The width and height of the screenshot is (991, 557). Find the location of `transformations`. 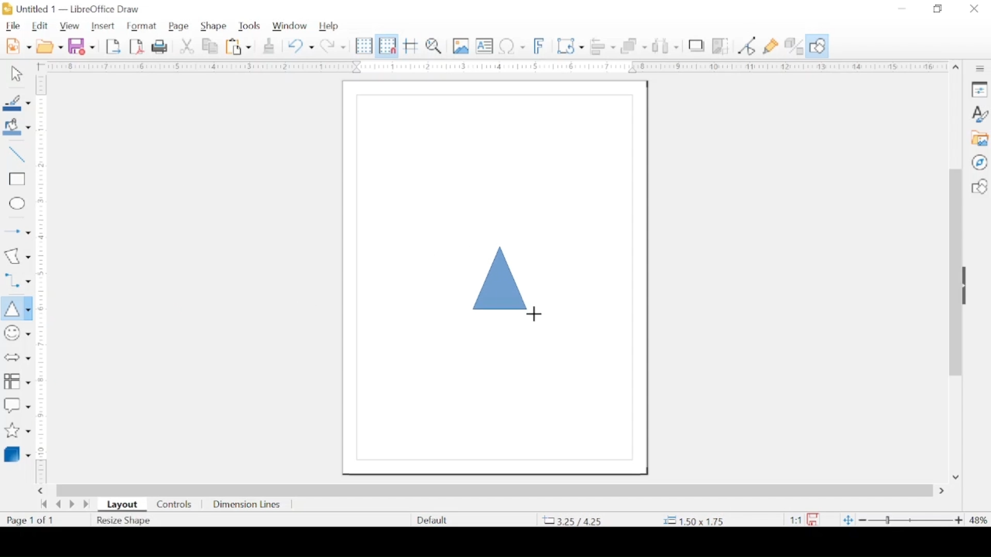

transformations is located at coordinates (570, 45).